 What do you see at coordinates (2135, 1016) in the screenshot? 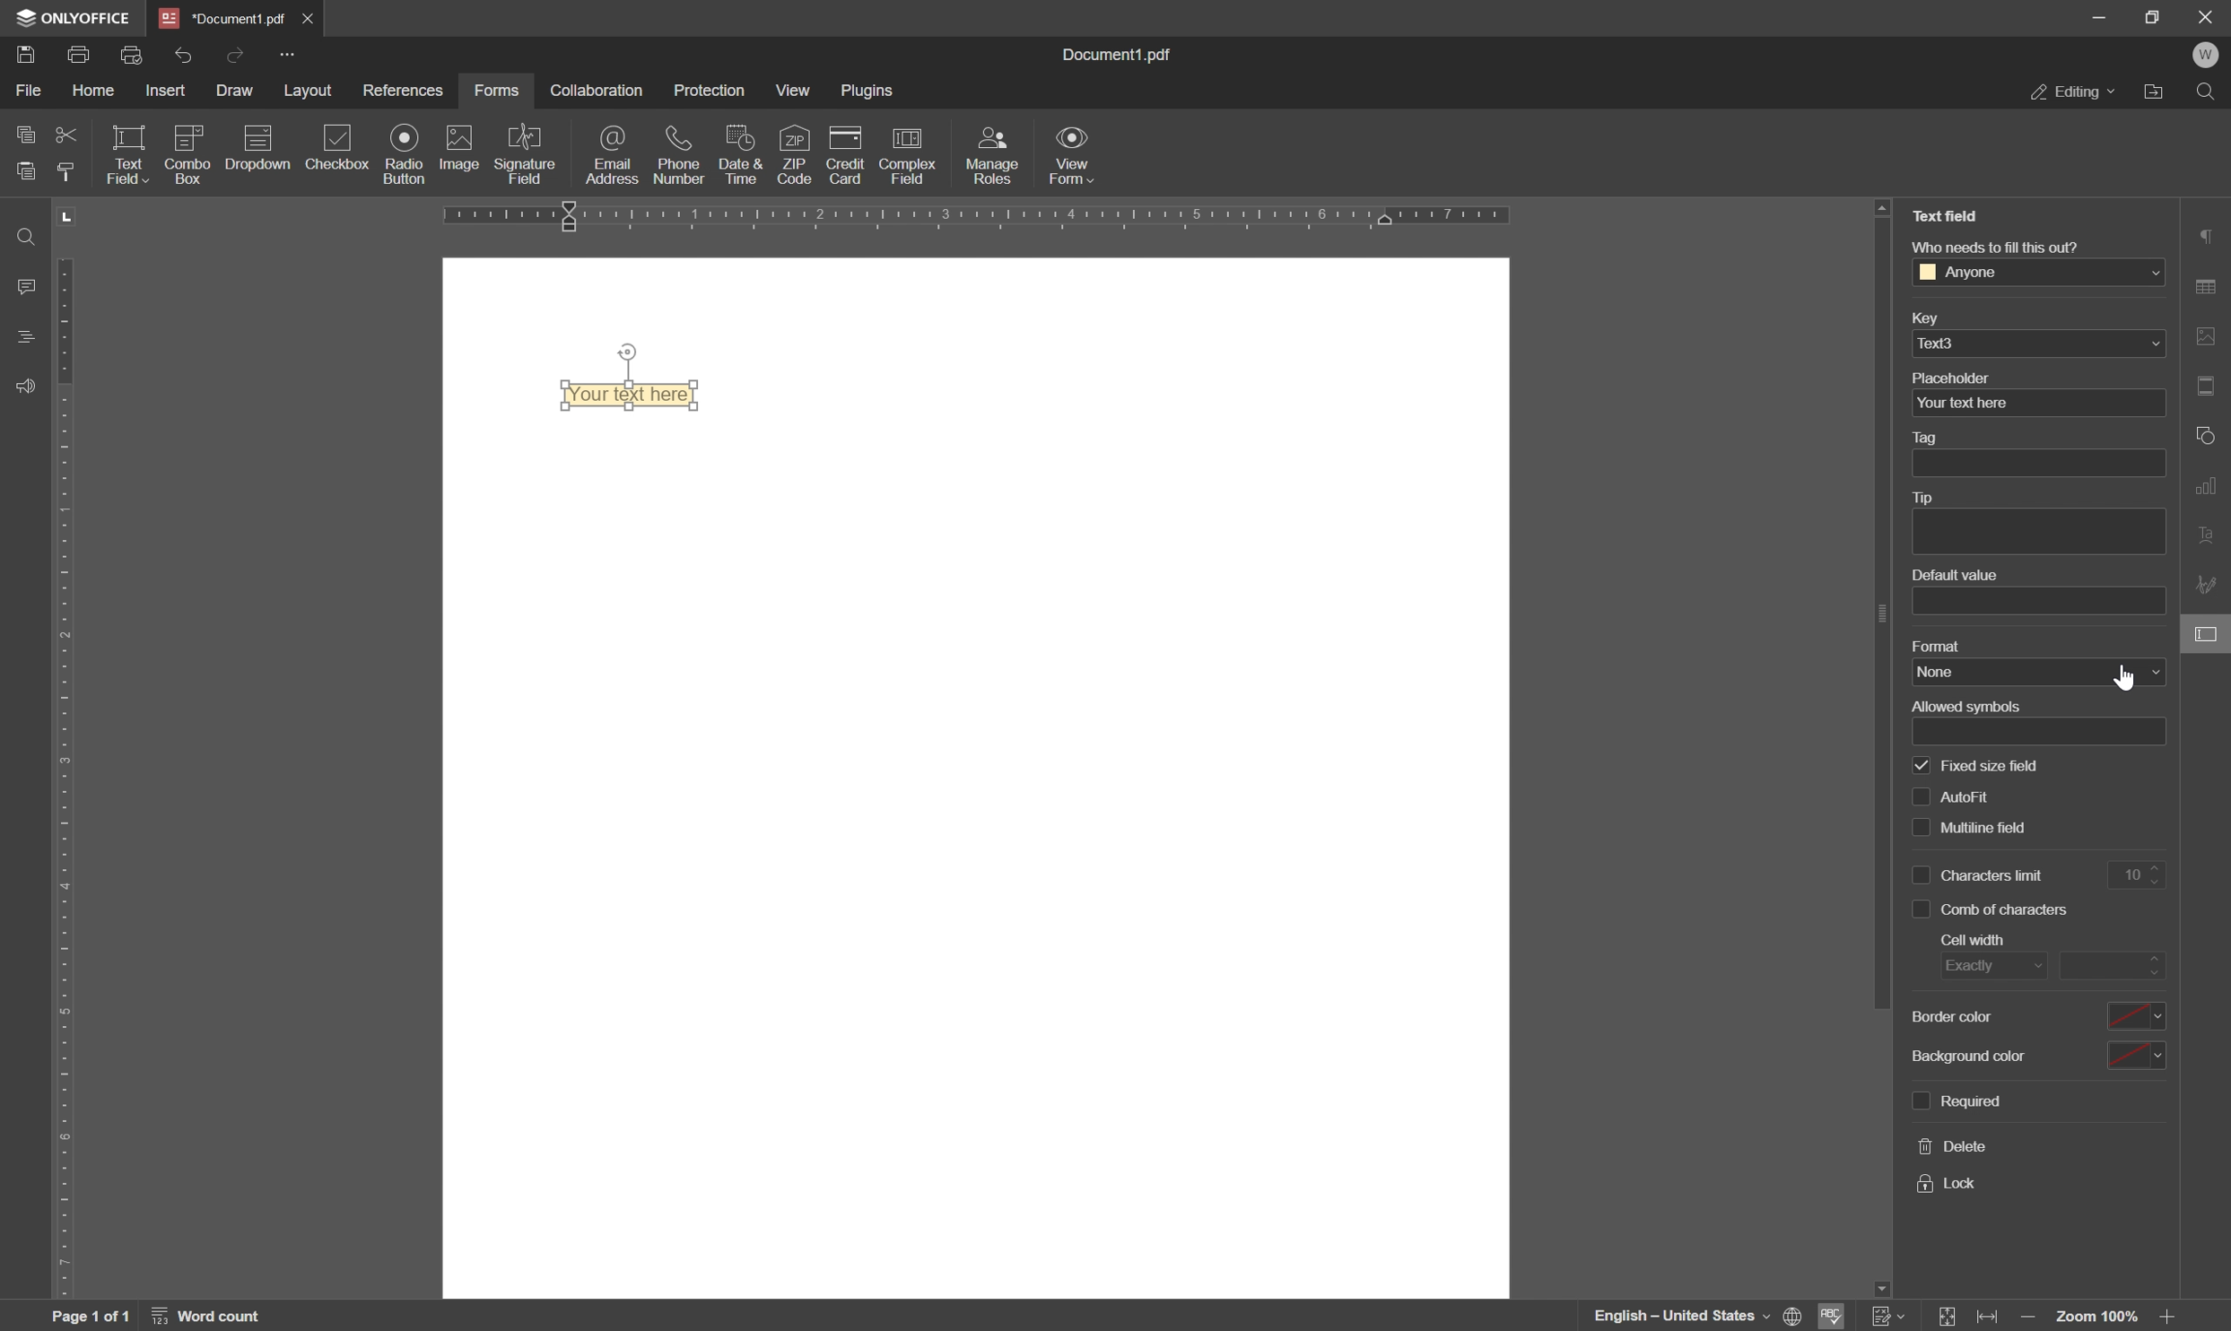
I see `select border color` at bounding box center [2135, 1016].